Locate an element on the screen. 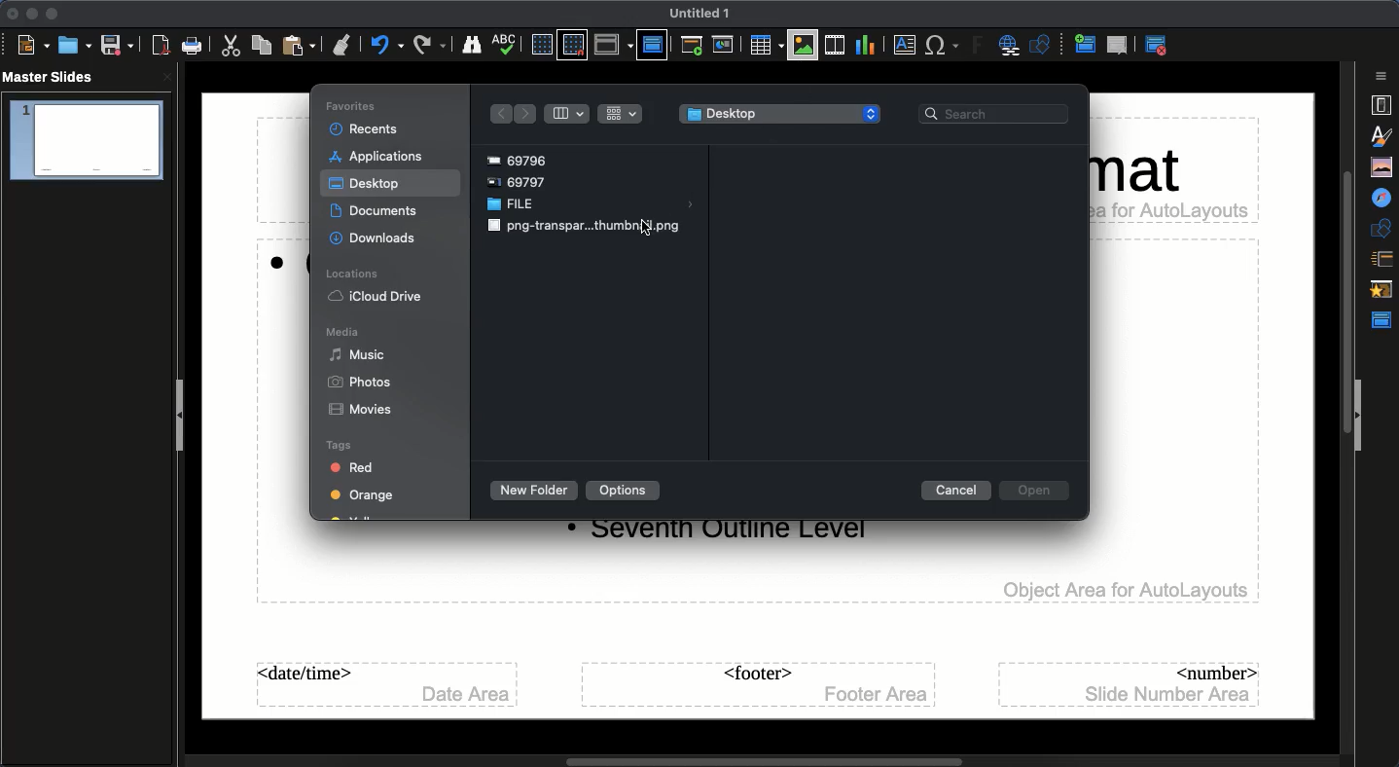 The height and width of the screenshot is (767, 1399). media is located at coordinates (344, 332).